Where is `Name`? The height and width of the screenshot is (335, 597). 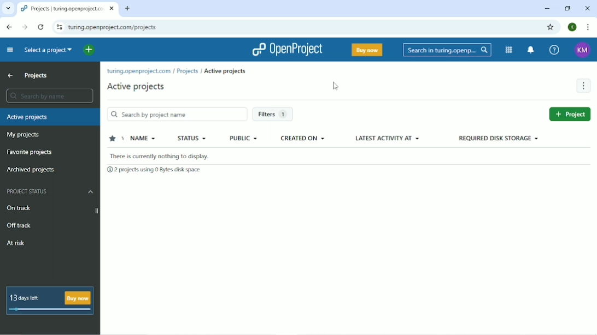 Name is located at coordinates (147, 138).